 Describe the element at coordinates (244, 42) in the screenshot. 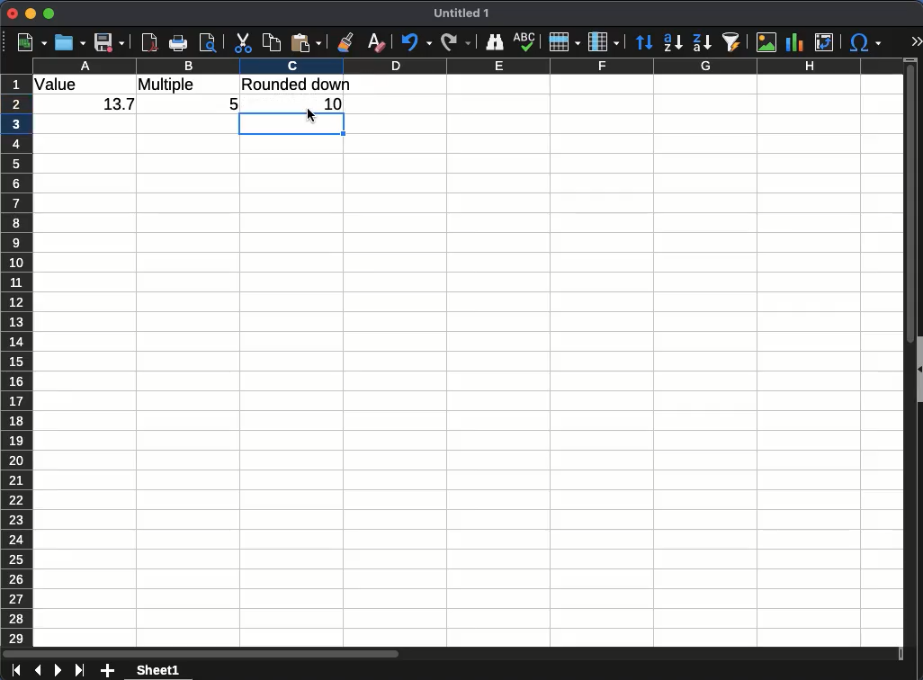

I see `cut` at that location.